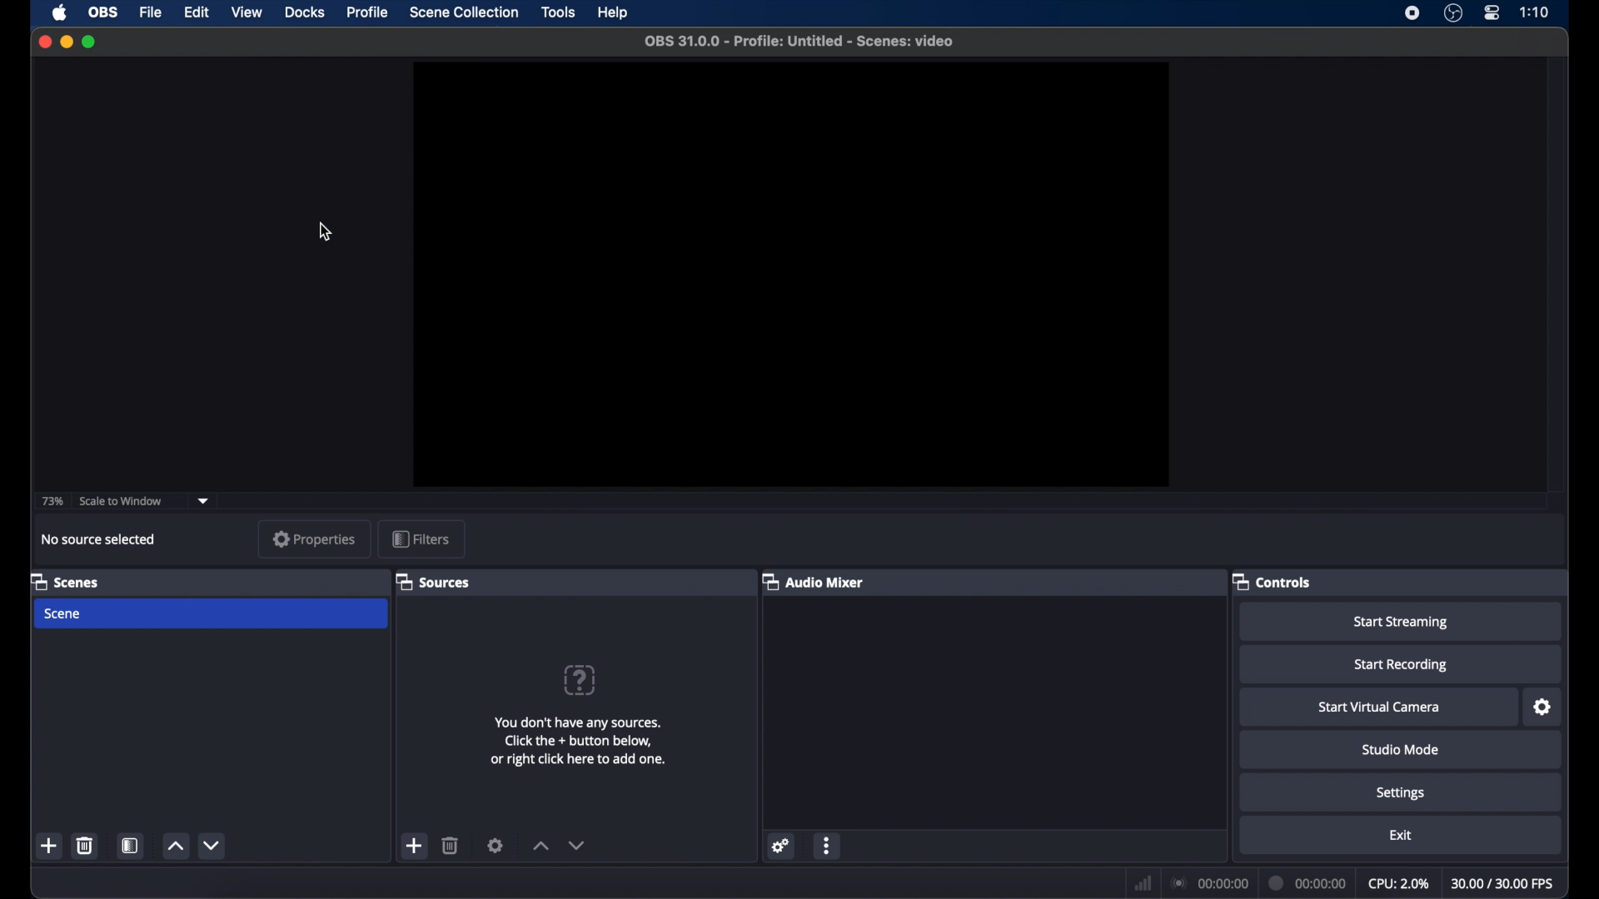 The image size is (1599, 899). Describe the element at coordinates (59, 12) in the screenshot. I see `apple icon` at that location.